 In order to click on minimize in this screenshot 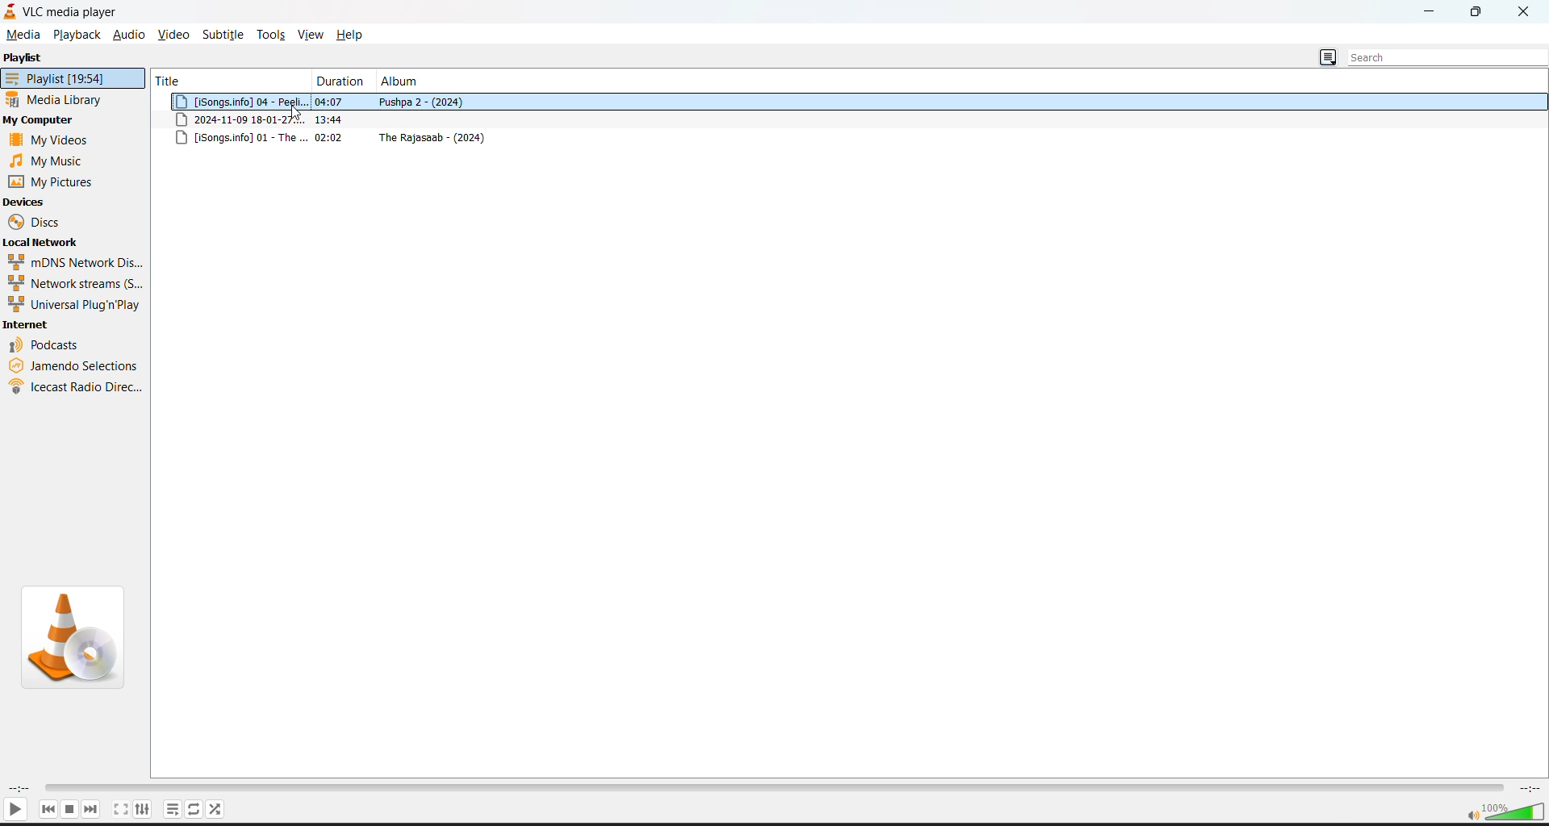, I will do `click(1435, 13)`.